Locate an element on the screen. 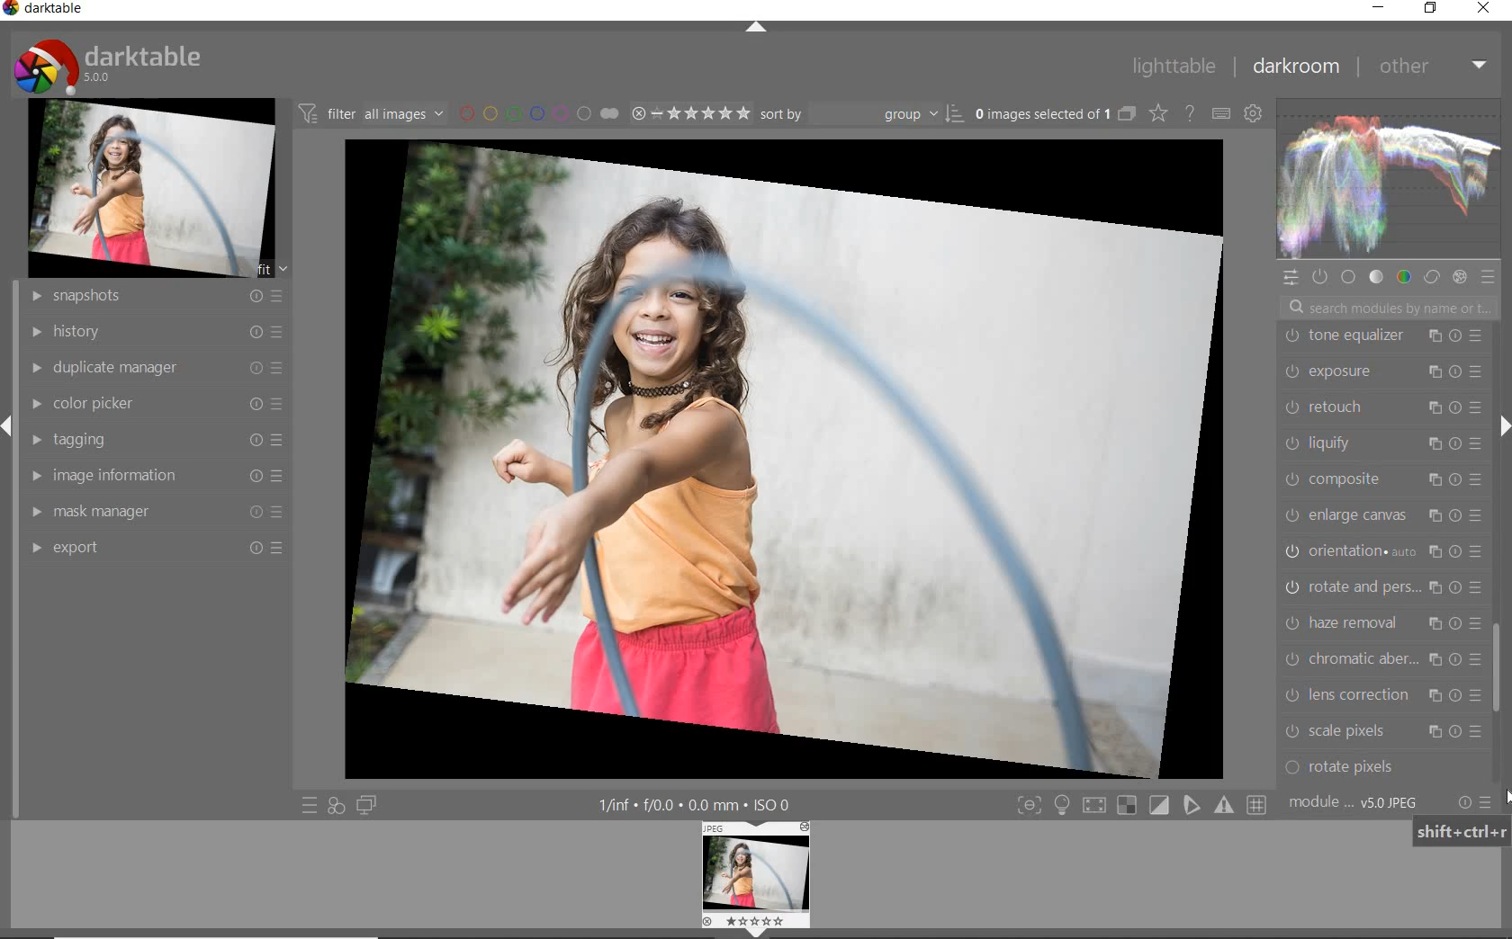 This screenshot has height=939, width=1512. enlarge canvas is located at coordinates (1382, 513).